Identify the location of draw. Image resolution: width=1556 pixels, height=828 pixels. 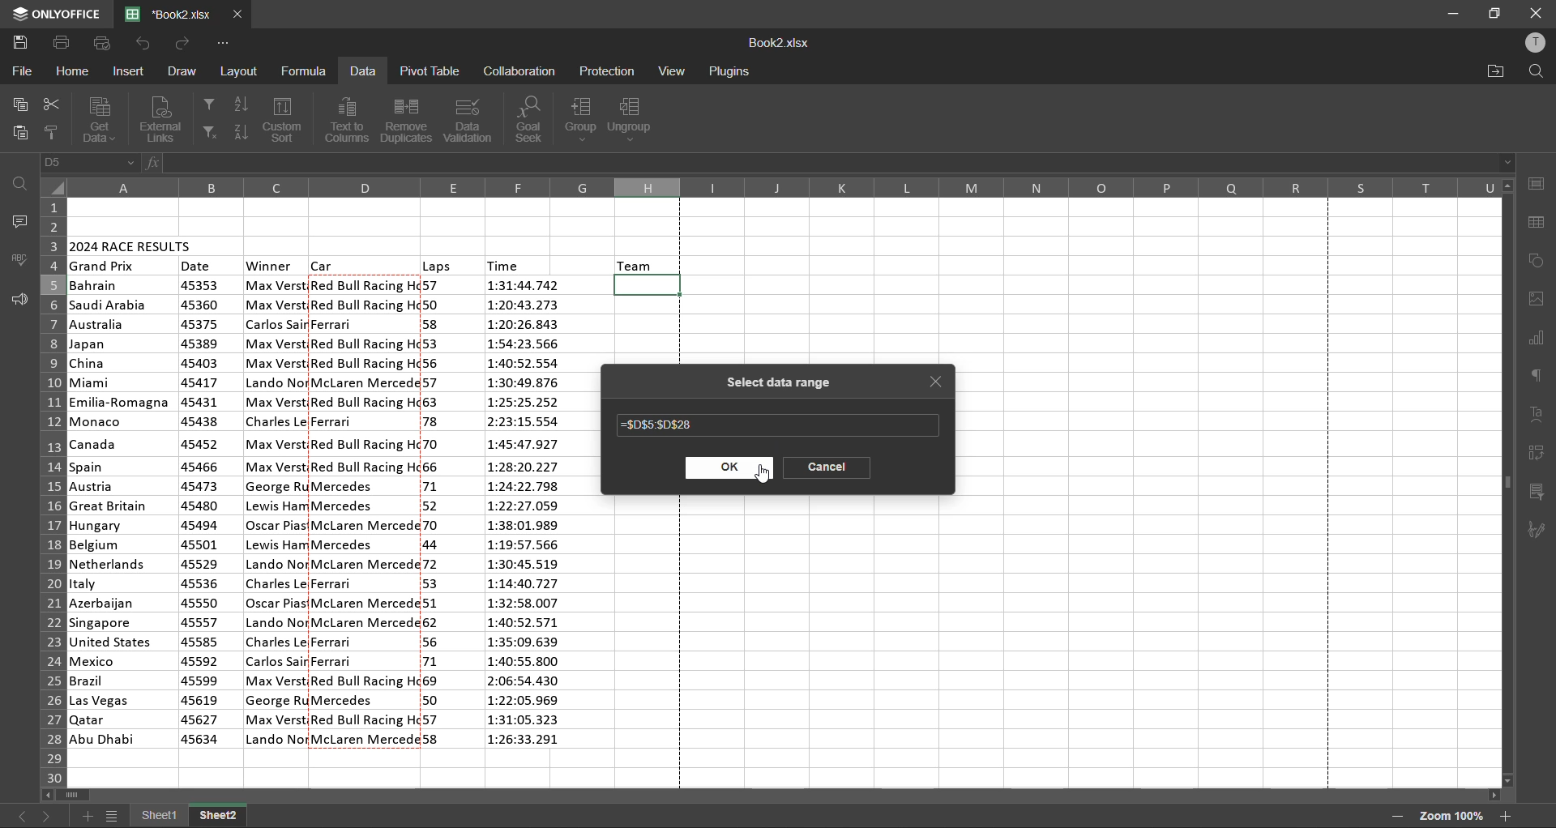
(183, 69).